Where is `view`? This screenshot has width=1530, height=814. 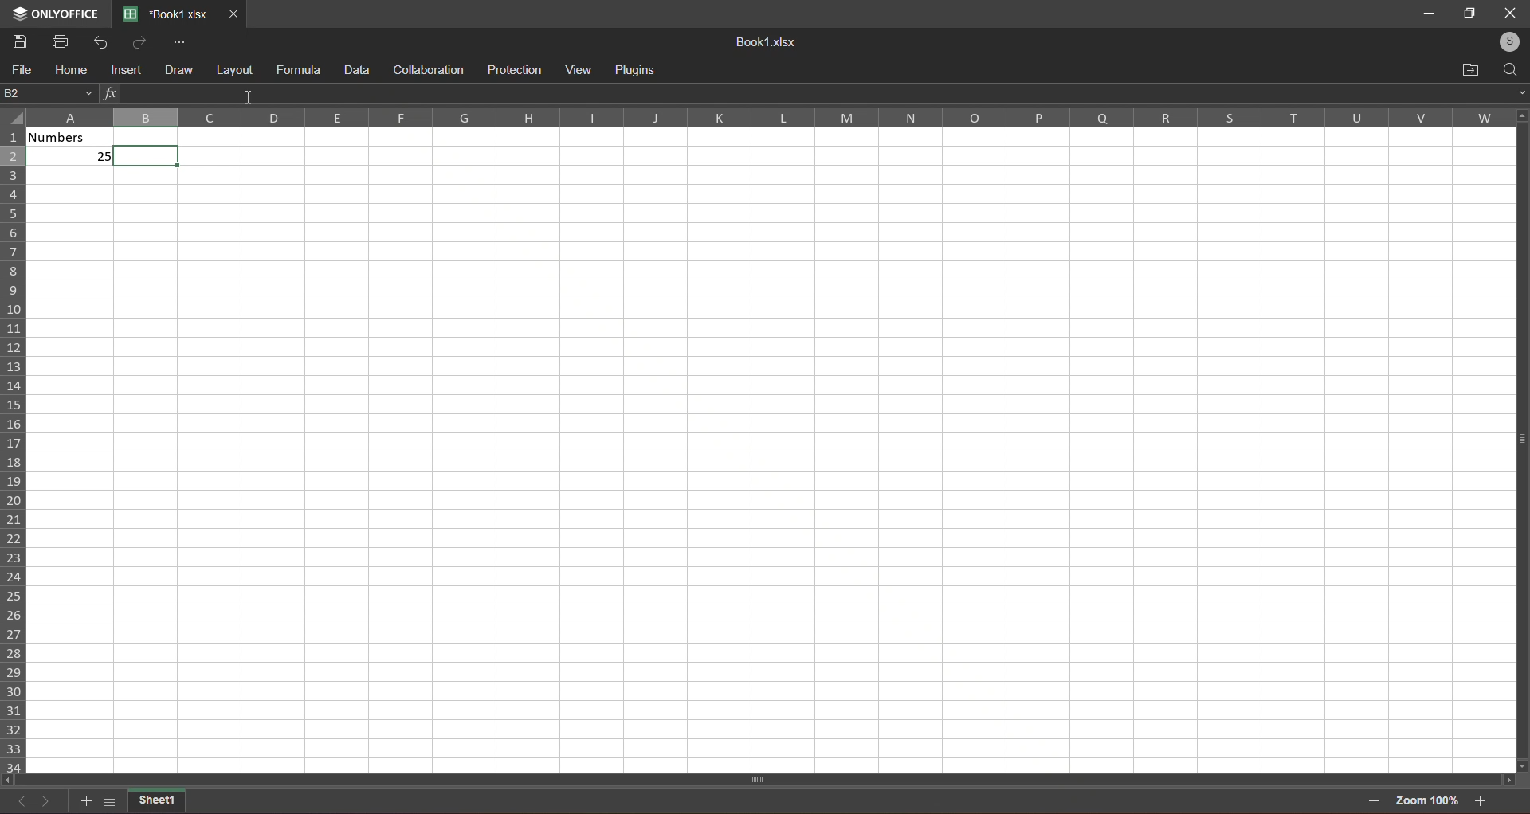
view is located at coordinates (581, 69).